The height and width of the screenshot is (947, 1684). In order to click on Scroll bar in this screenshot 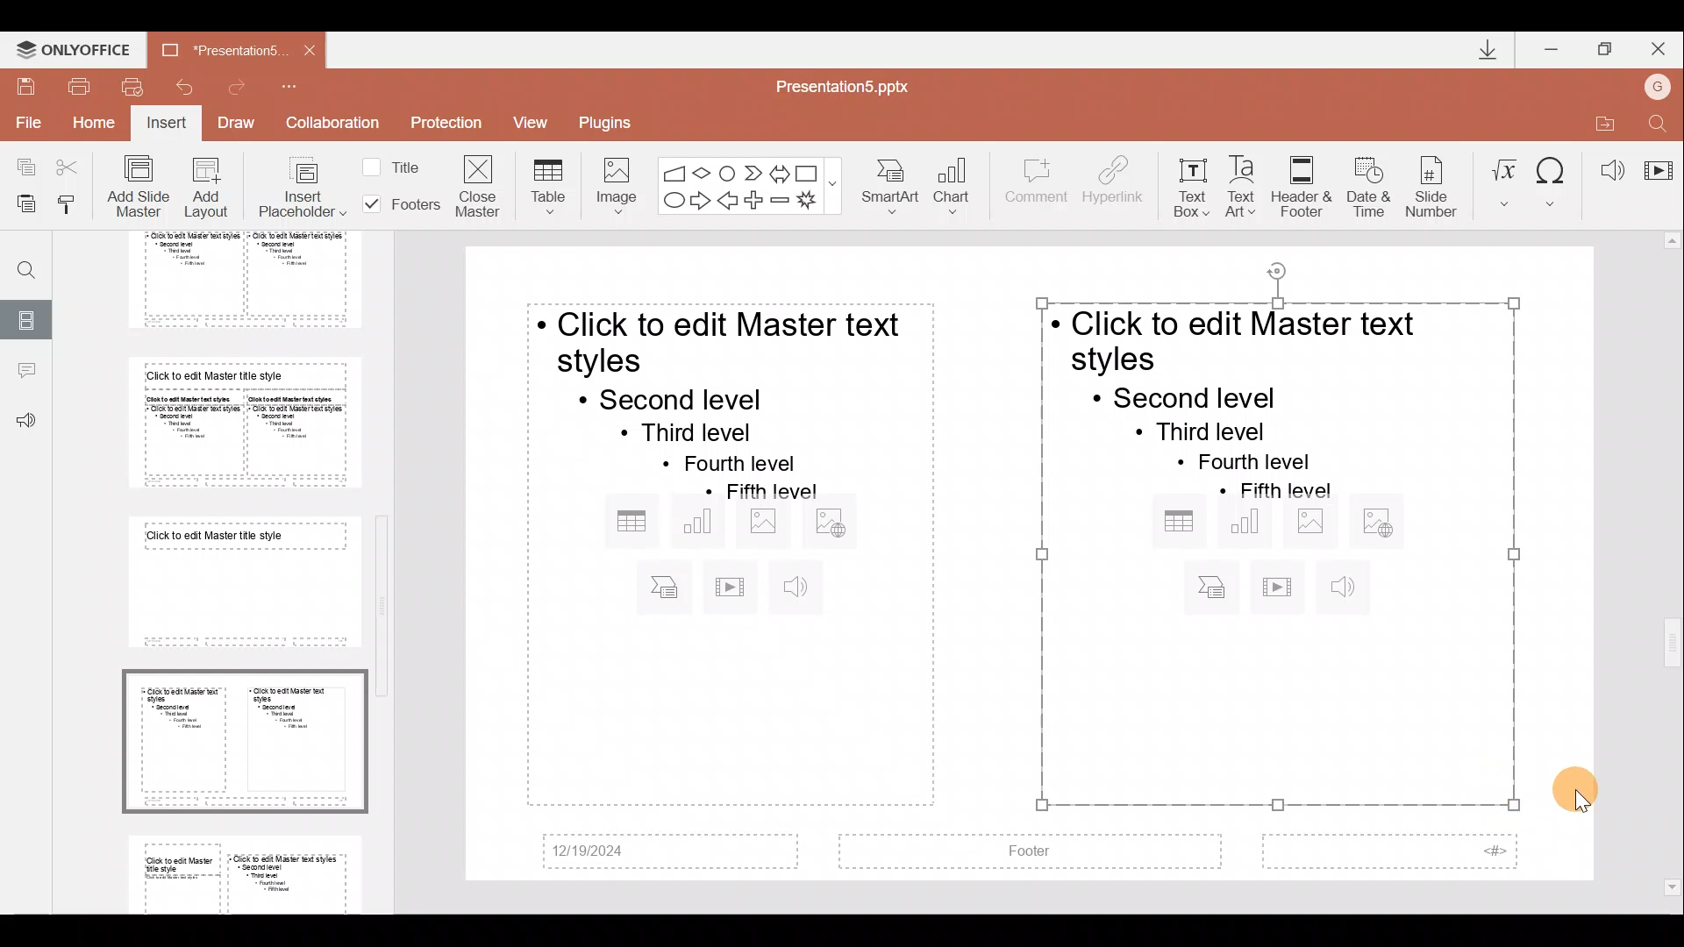, I will do `click(1673, 565)`.